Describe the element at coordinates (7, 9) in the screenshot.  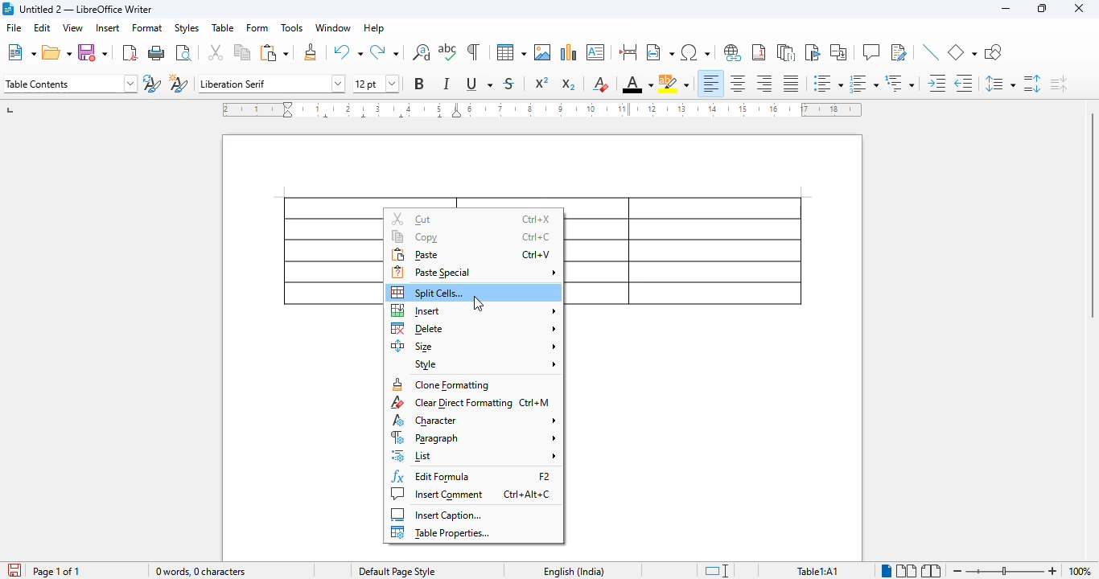
I see `logo` at that location.